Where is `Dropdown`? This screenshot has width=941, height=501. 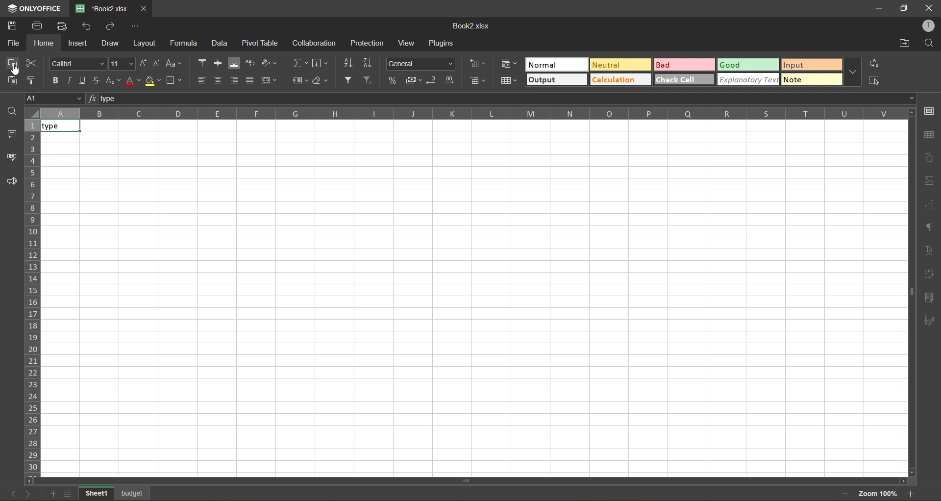
Dropdown is located at coordinates (914, 98).